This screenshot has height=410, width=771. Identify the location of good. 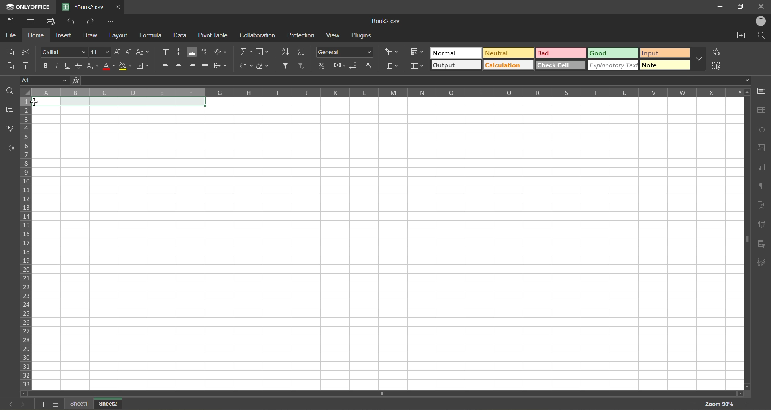
(614, 52).